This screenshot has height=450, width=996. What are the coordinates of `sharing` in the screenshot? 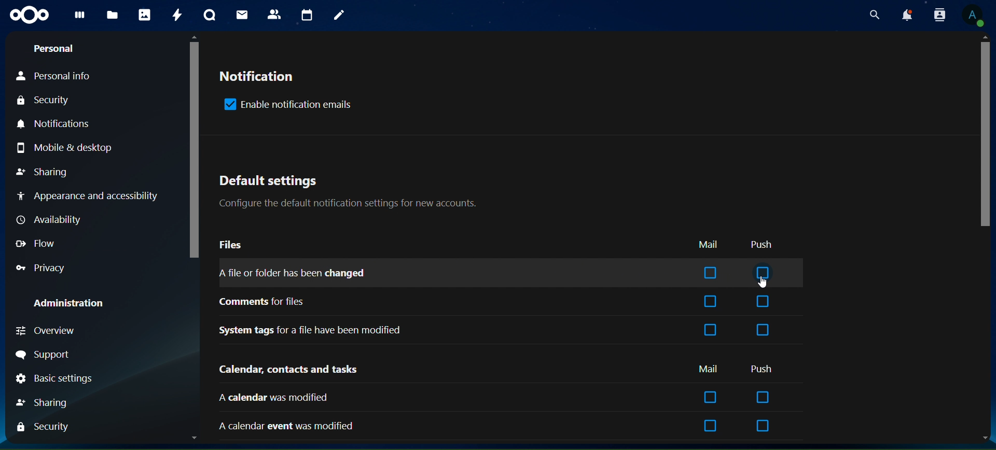 It's located at (46, 403).